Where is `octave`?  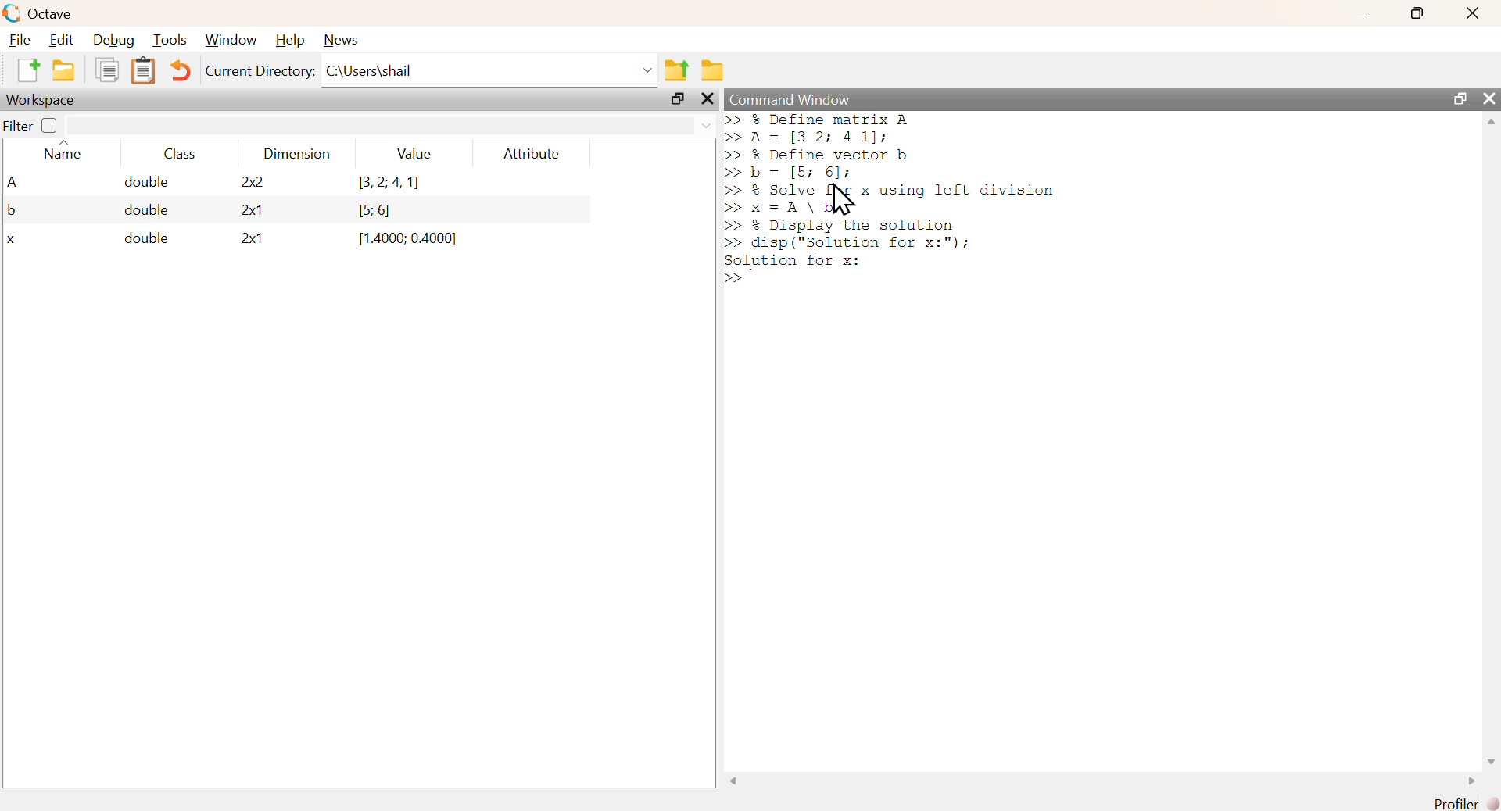
octave is located at coordinates (40, 13).